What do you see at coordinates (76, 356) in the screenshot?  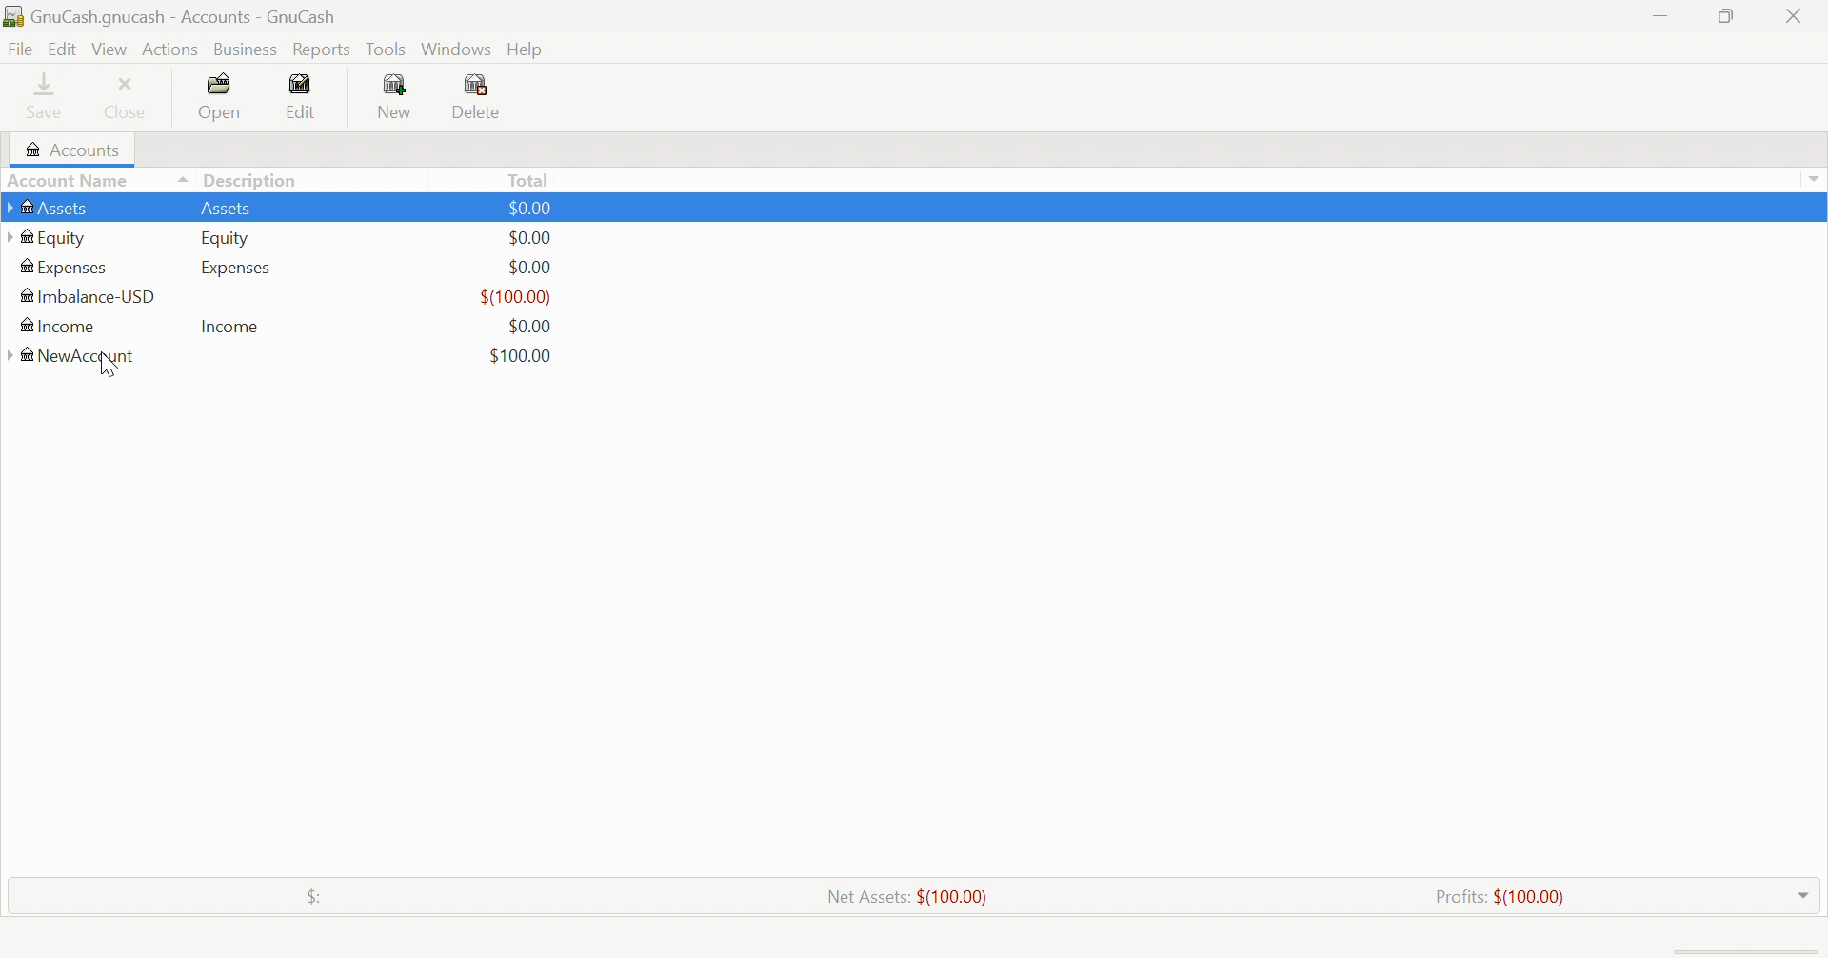 I see `NewAccount` at bounding box center [76, 356].